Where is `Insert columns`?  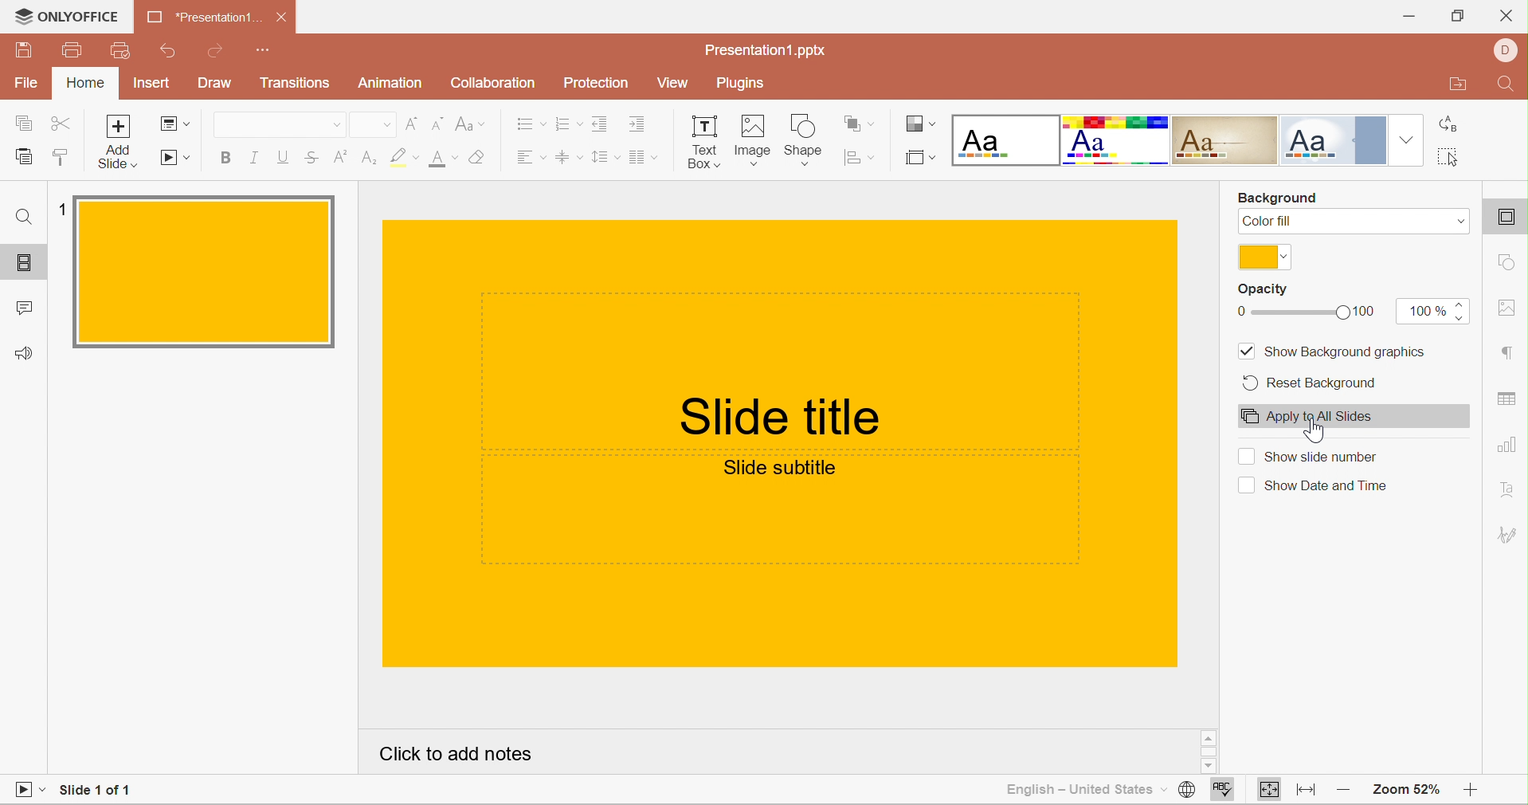 Insert columns is located at coordinates (646, 158).